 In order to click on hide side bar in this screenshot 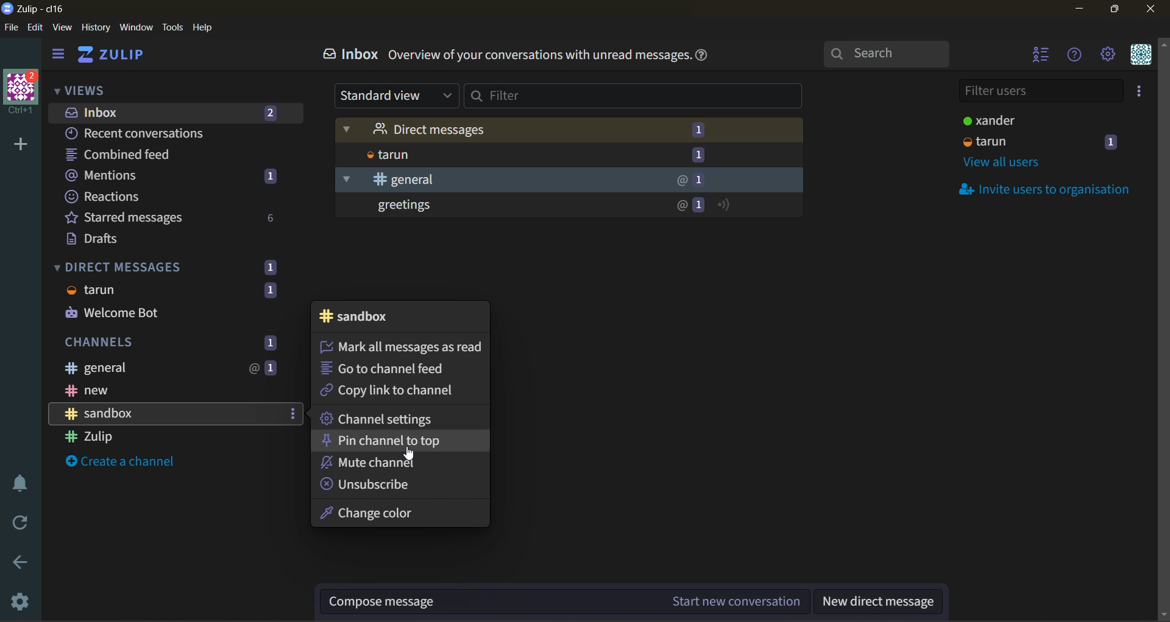, I will do `click(62, 55)`.